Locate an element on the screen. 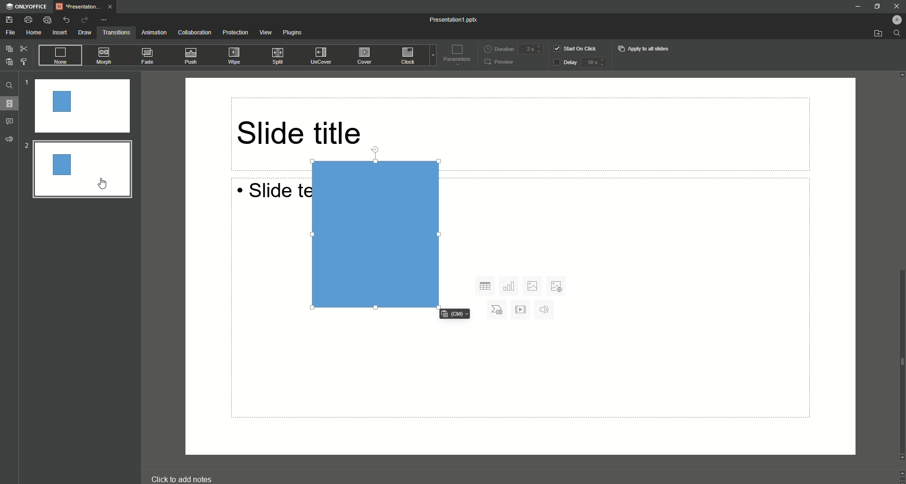 The image size is (906, 484). Photo is located at coordinates (534, 285).